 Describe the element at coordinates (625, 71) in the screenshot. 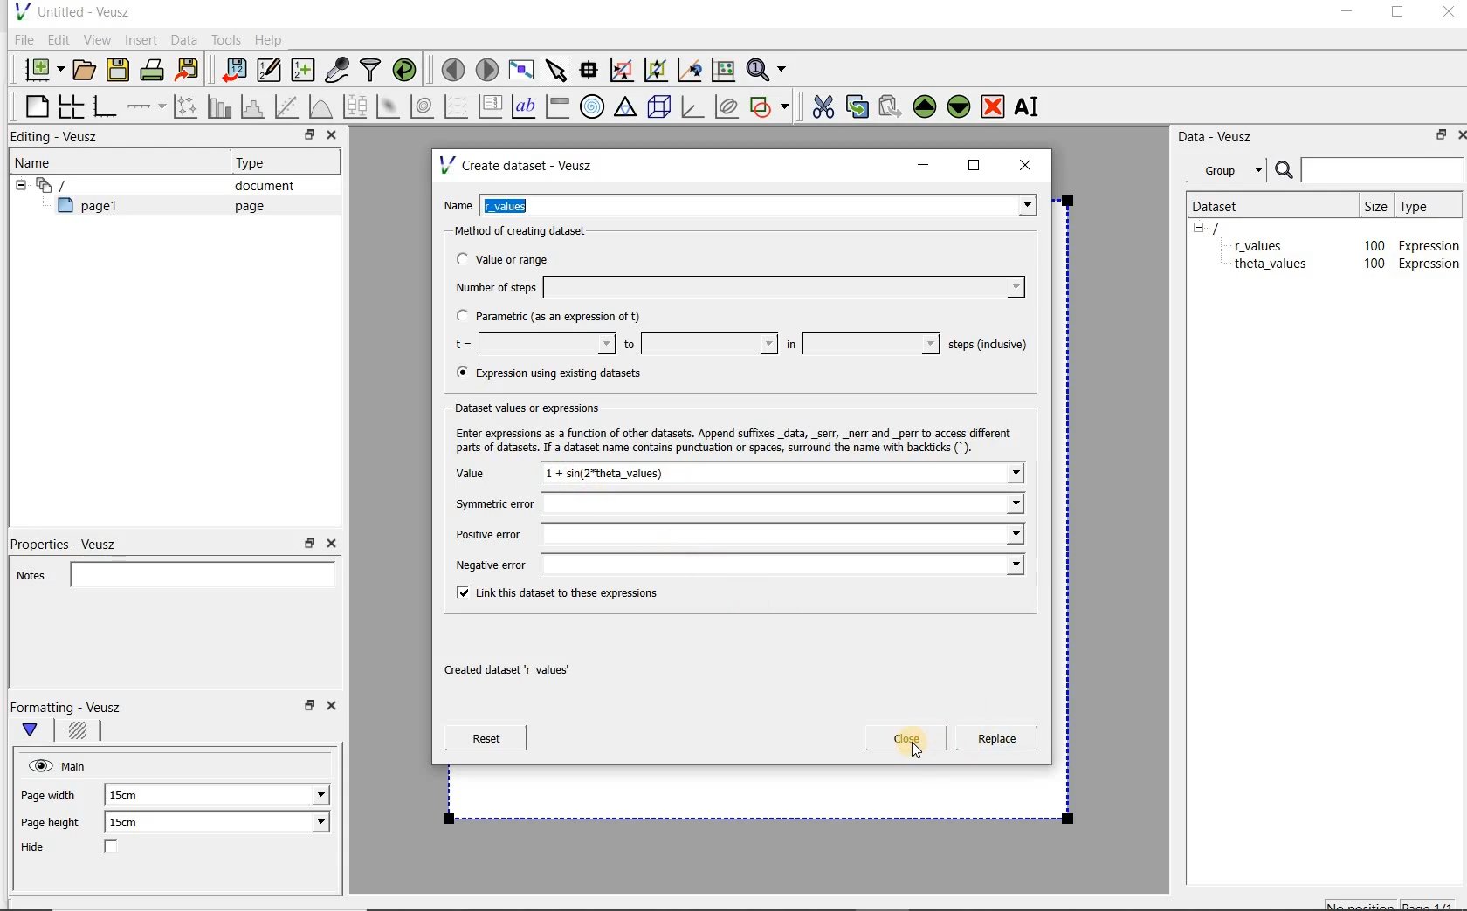

I see `click or draw a rectangle to zoom graph axes` at that location.